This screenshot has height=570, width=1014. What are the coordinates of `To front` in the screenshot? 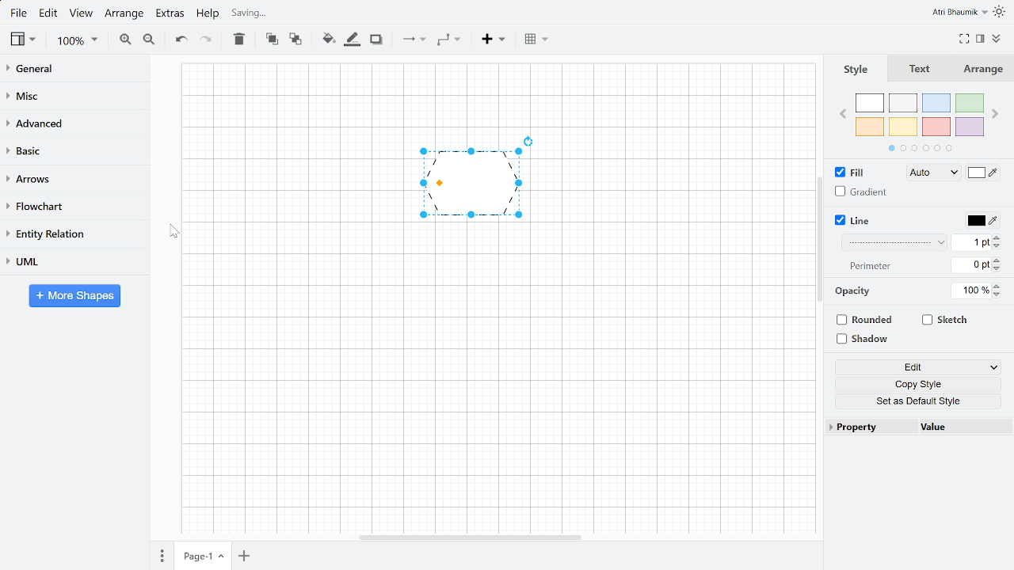 It's located at (272, 40).